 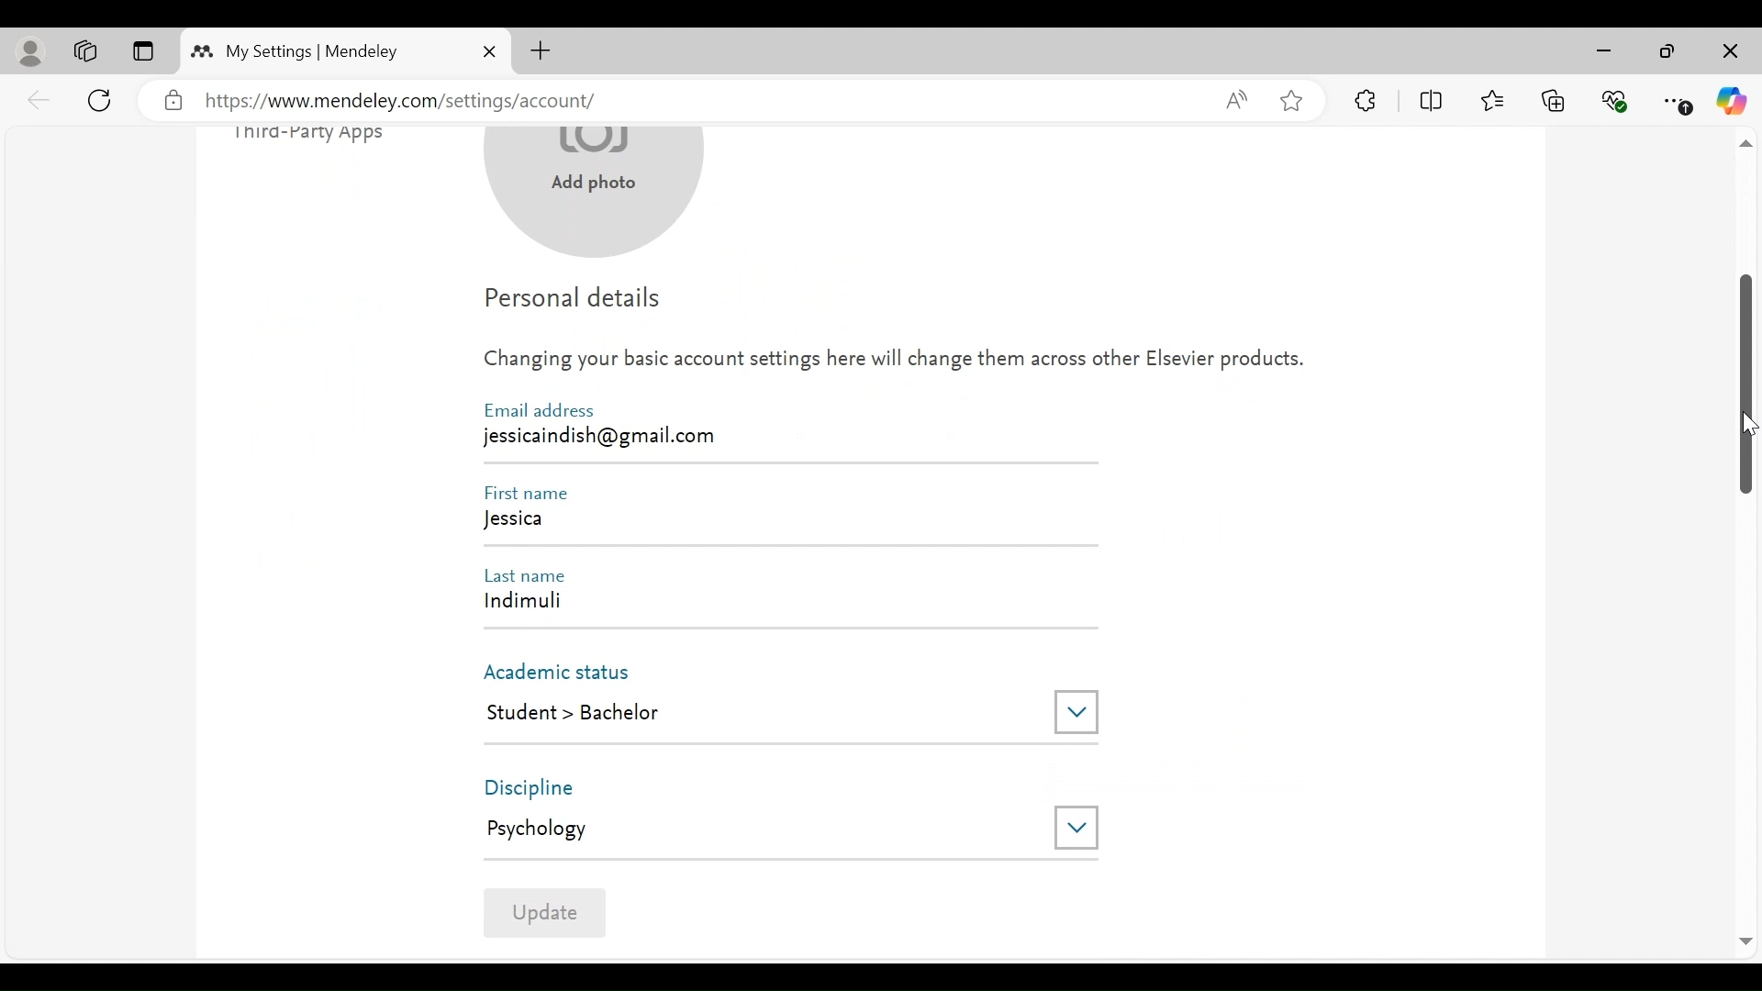 What do you see at coordinates (894, 364) in the screenshot?
I see `Changing your basic account settings here will change them across other Elsevier products` at bounding box center [894, 364].